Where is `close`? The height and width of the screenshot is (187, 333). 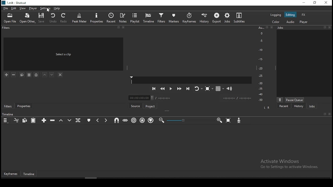
close is located at coordinates (124, 28).